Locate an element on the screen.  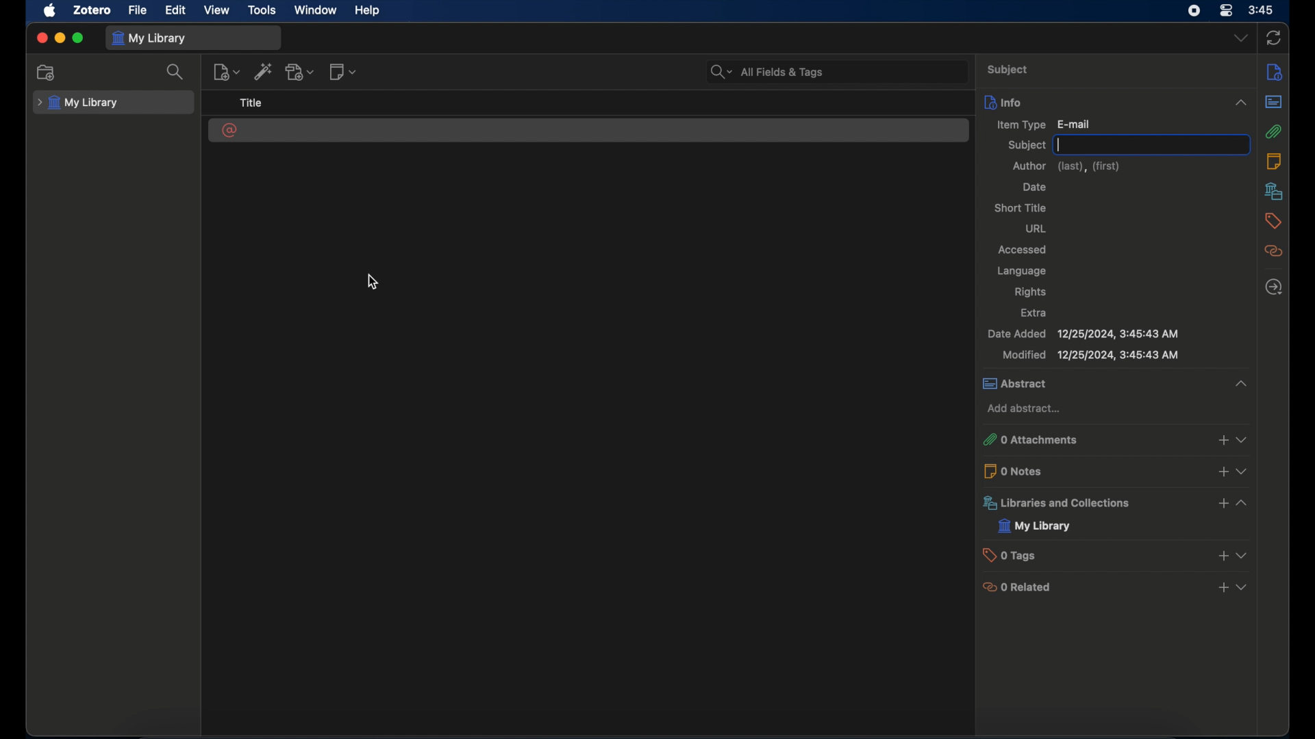
view is located at coordinates (217, 10).